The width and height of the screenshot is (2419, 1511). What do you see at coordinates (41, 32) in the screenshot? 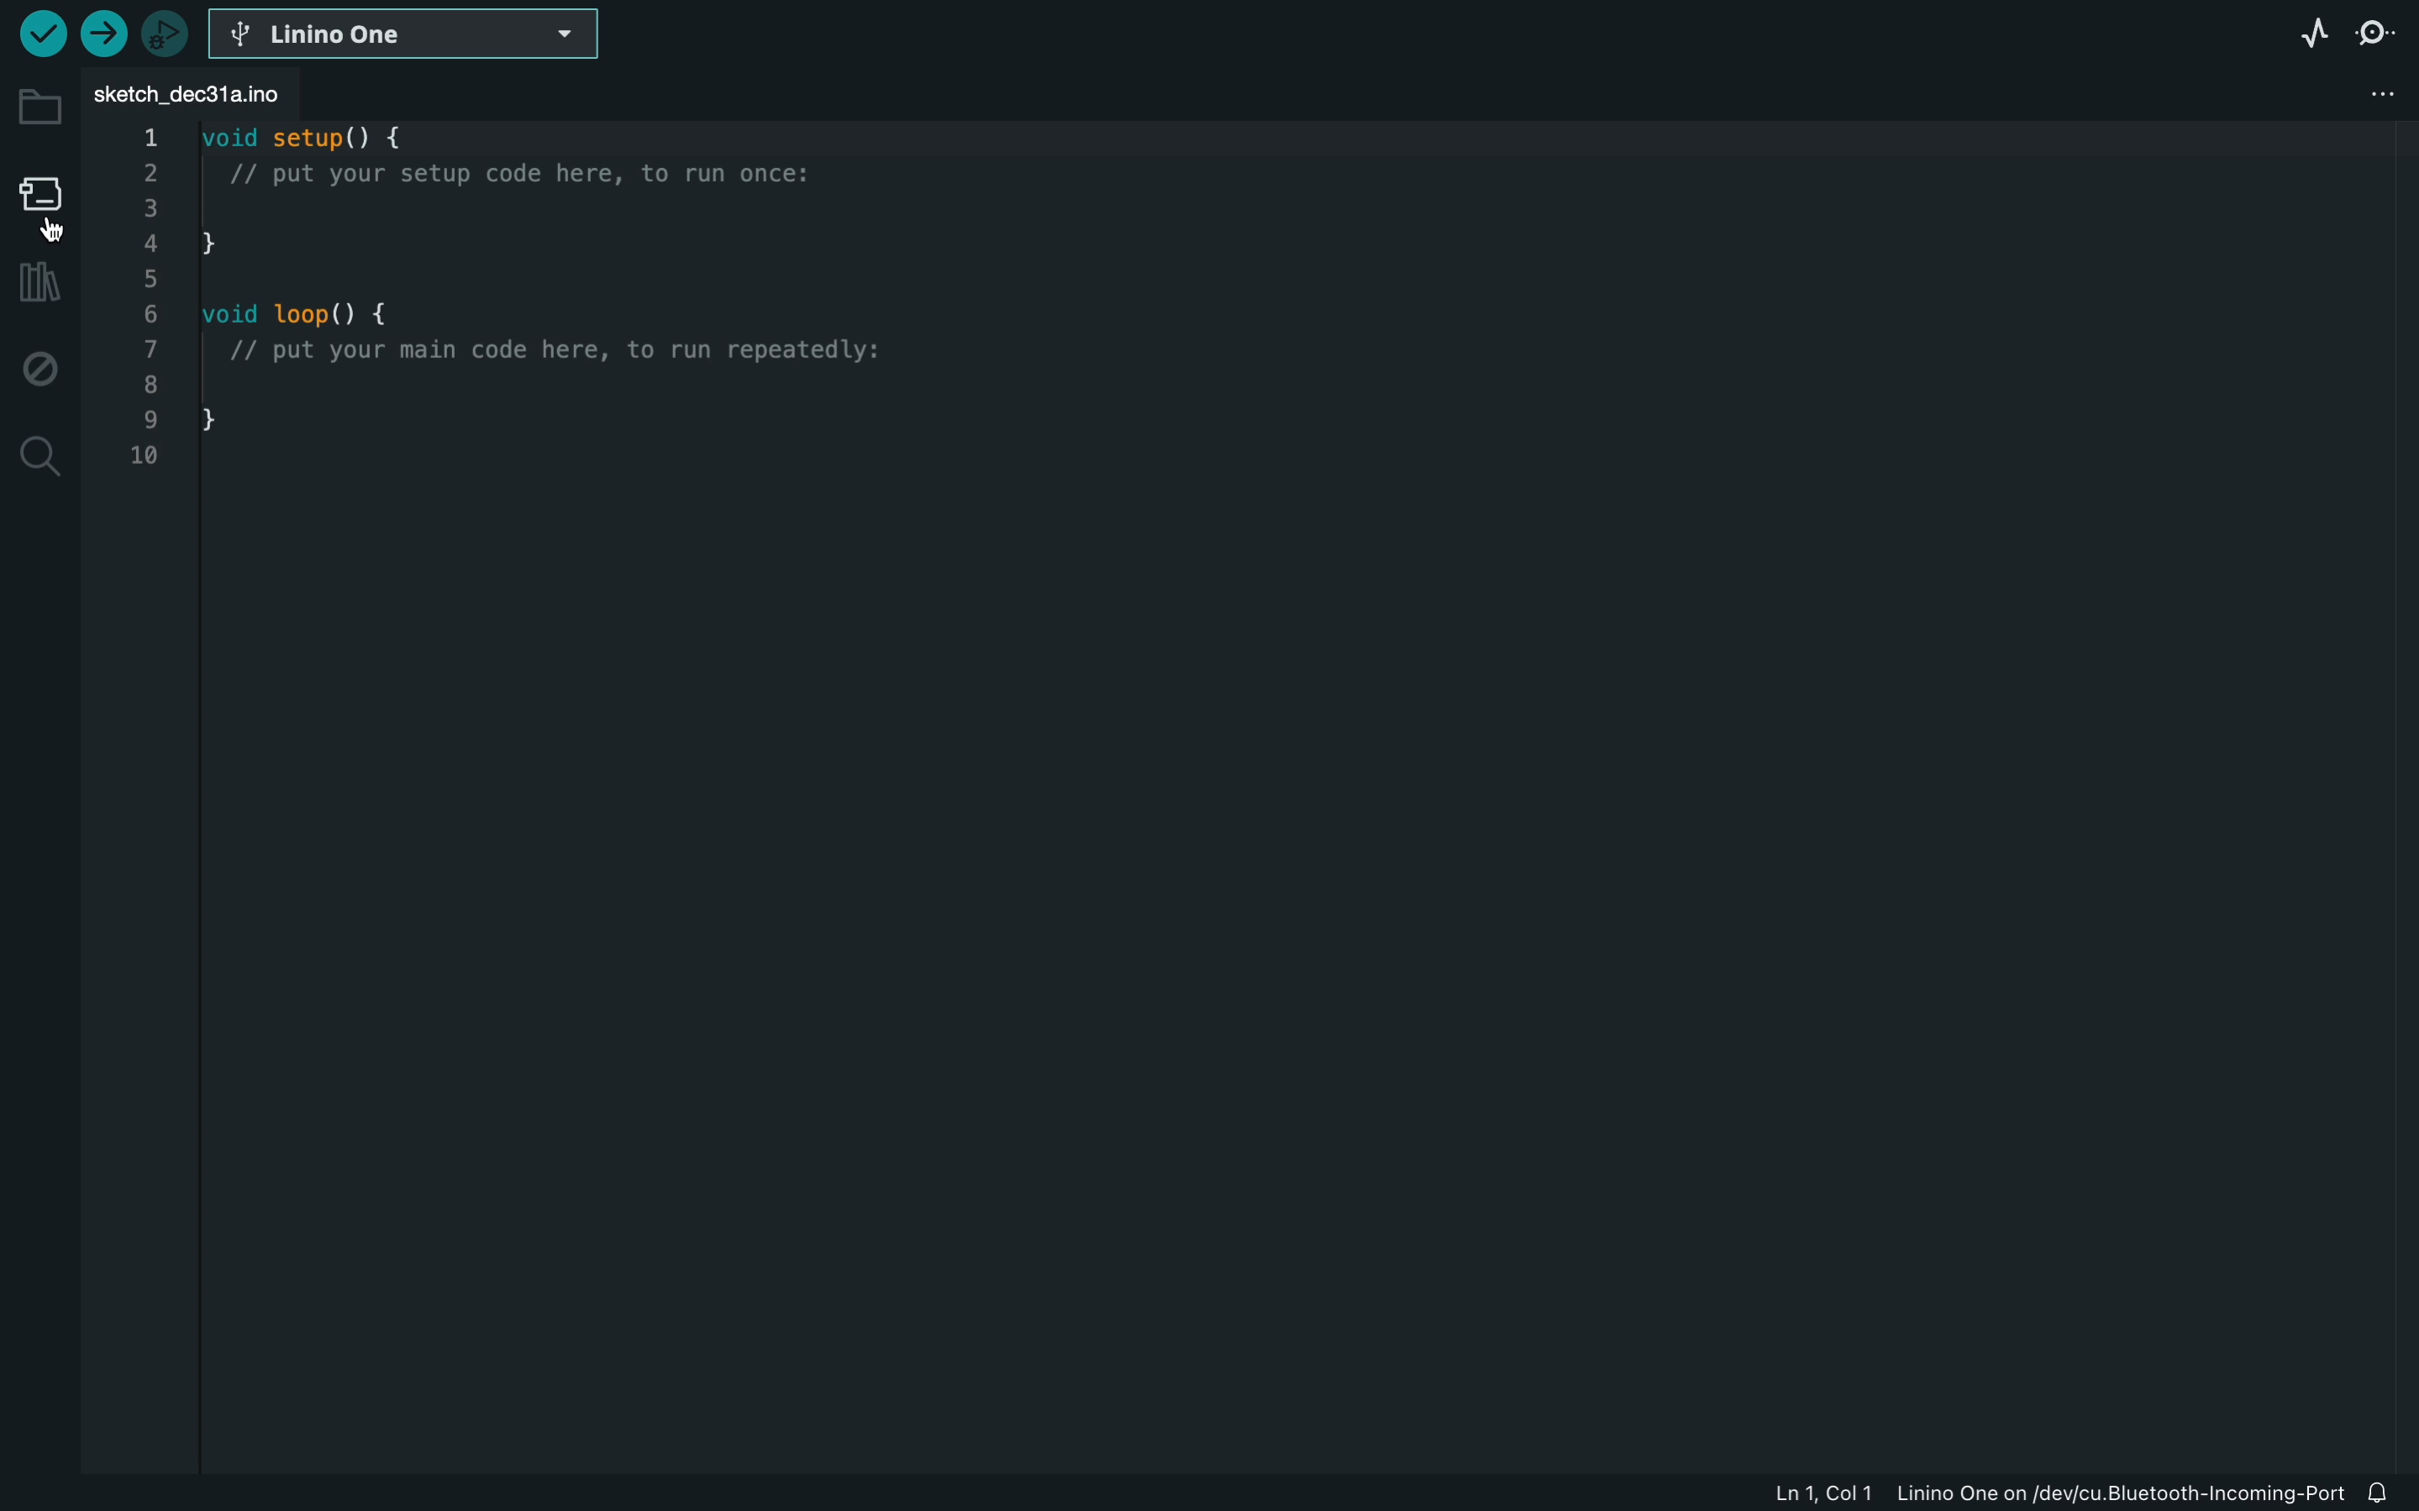
I see `verify` at bounding box center [41, 32].